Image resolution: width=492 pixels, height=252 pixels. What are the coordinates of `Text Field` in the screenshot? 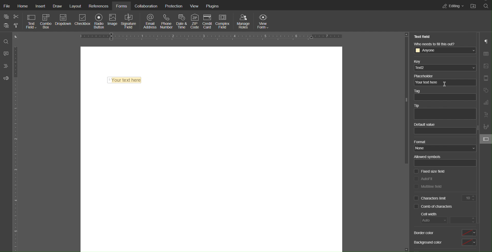 It's located at (423, 36).